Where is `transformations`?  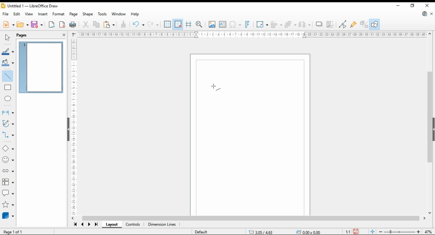
transformations is located at coordinates (262, 24).